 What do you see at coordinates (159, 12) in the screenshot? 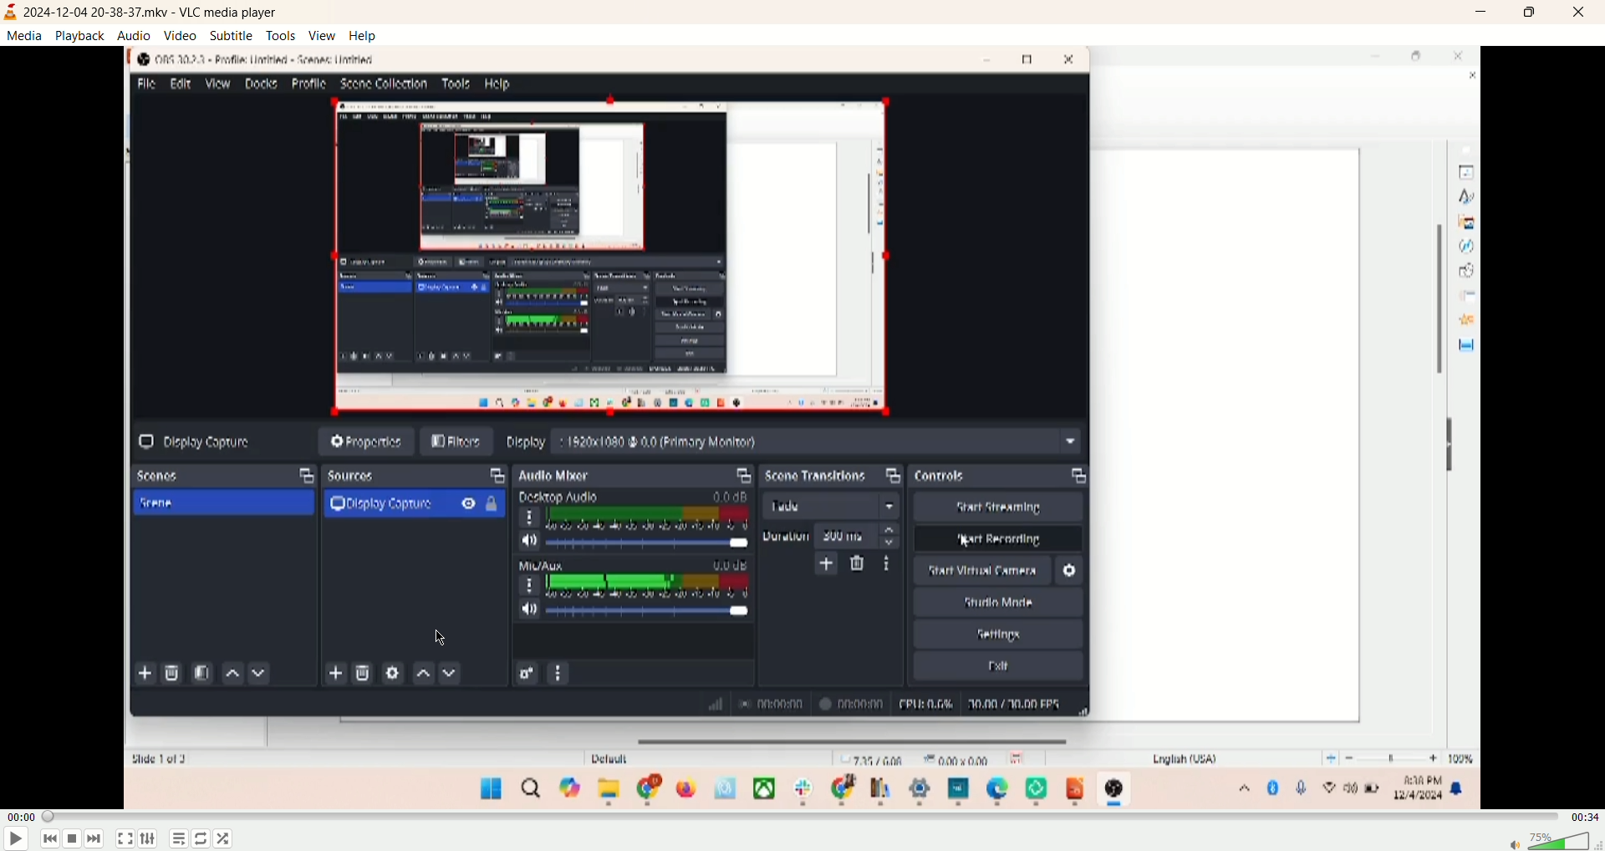
I see `2024-12-04 20-38-37.mkv - VLC media player` at bounding box center [159, 12].